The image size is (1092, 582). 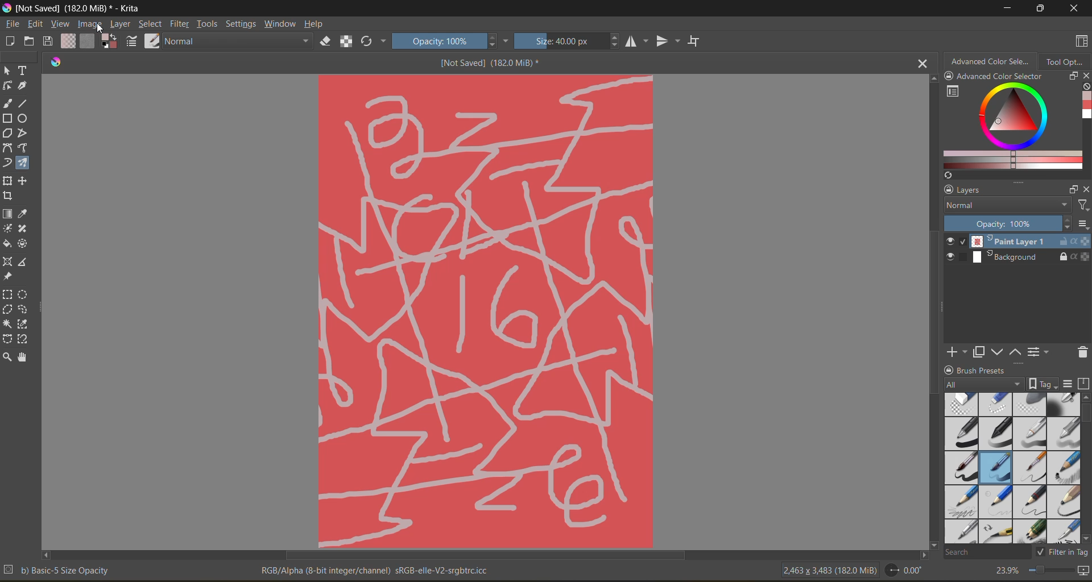 I want to click on choose workspace, so click(x=1082, y=41).